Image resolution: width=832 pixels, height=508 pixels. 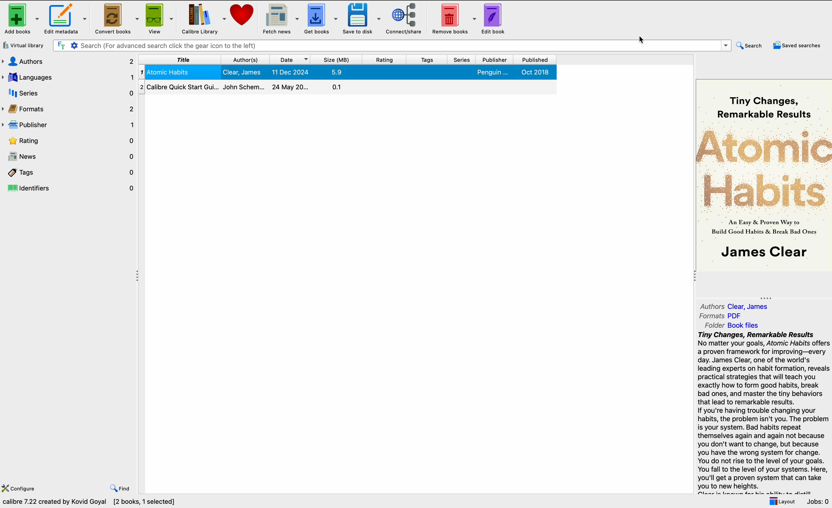 I want to click on search, so click(x=752, y=45).